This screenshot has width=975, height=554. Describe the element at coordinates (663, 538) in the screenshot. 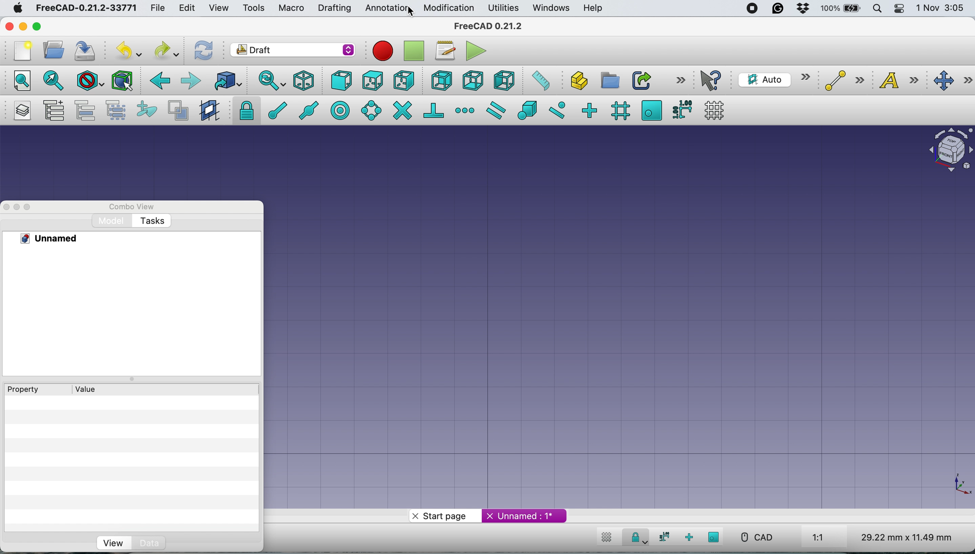

I see `snap dimensions` at that location.